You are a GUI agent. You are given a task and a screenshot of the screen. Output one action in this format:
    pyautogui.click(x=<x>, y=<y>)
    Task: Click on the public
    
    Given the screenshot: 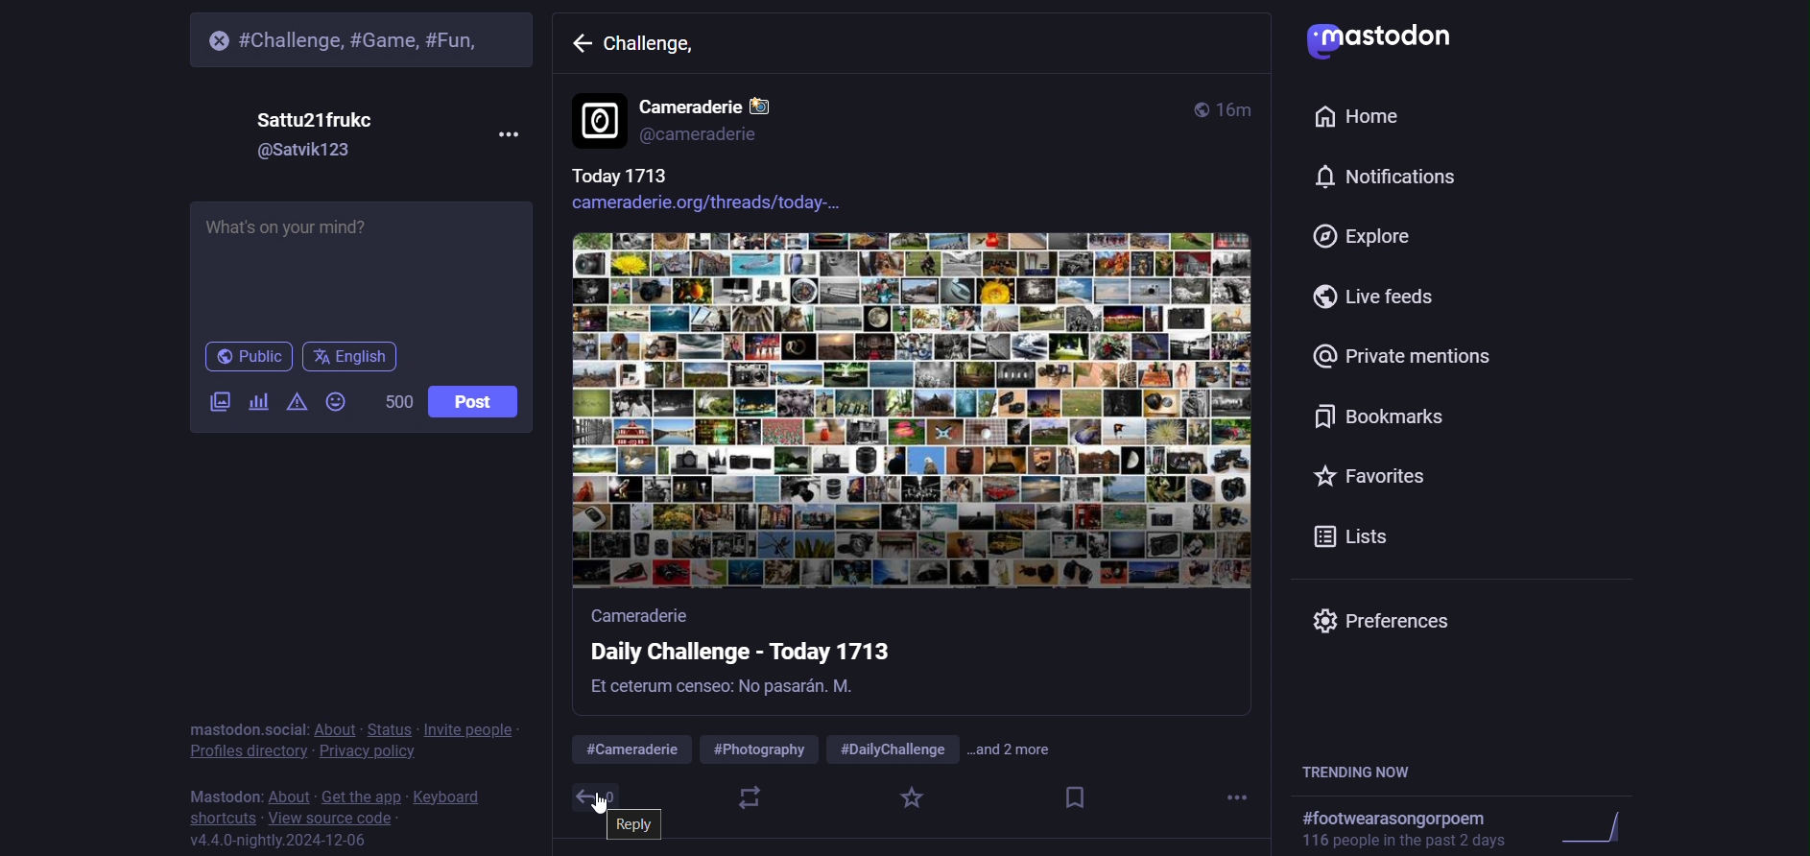 What is the action you would take?
    pyautogui.click(x=247, y=357)
    